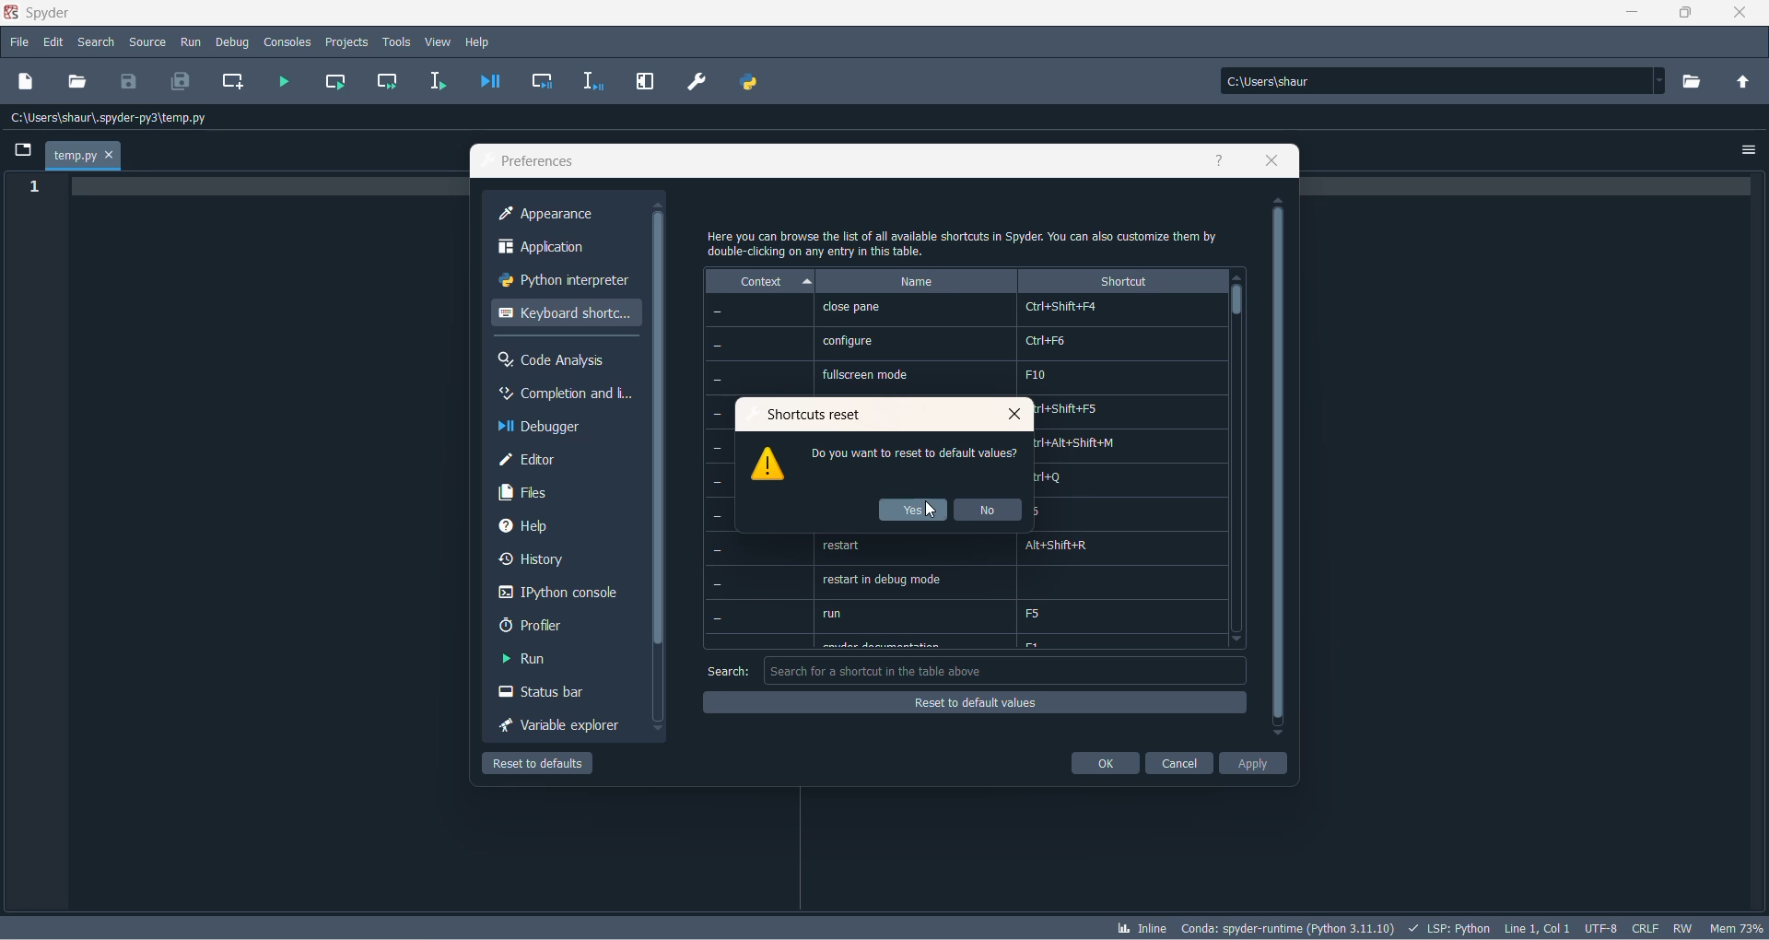 The height and width of the screenshot is (940, 1769). What do you see at coordinates (657, 434) in the screenshot?
I see `scrollbar` at bounding box center [657, 434].